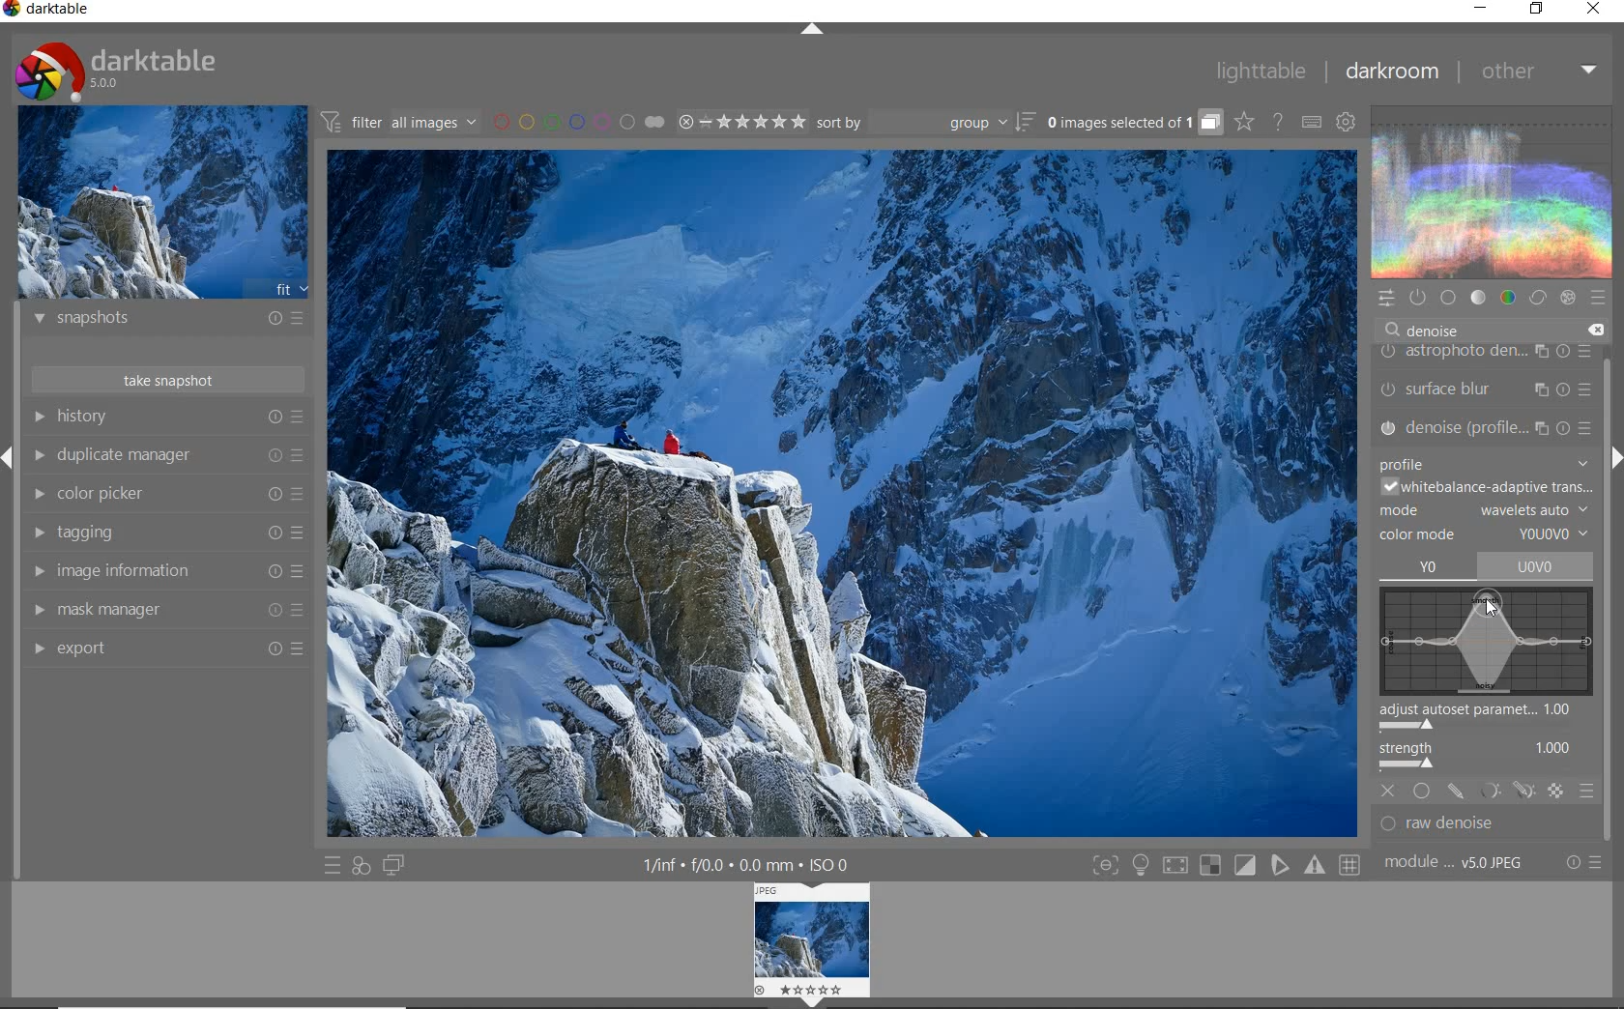 This screenshot has height=1009, width=1624. What do you see at coordinates (164, 494) in the screenshot?
I see `color picker` at bounding box center [164, 494].